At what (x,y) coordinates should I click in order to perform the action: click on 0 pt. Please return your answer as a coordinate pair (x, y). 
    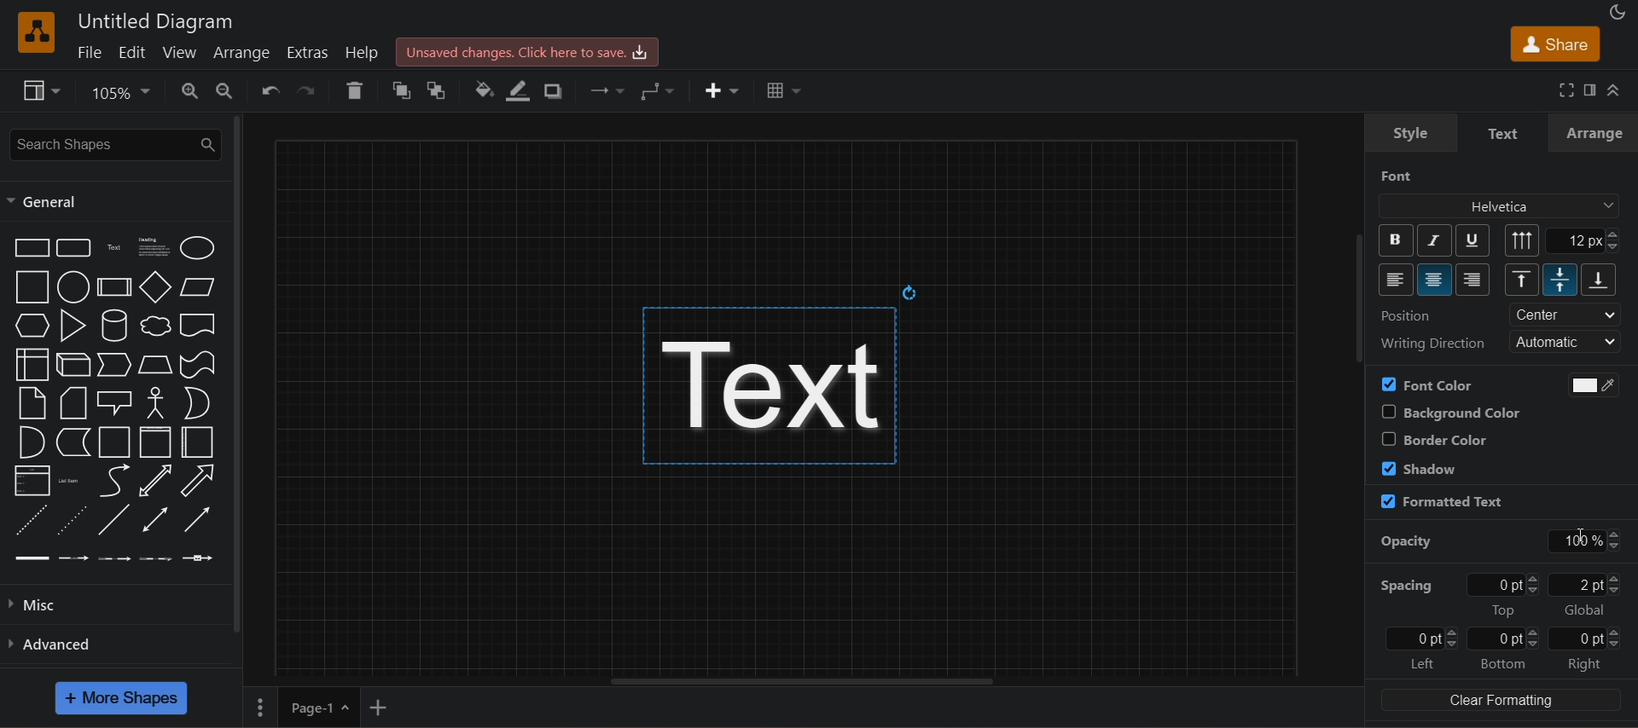
    Looking at the image, I should click on (1421, 638).